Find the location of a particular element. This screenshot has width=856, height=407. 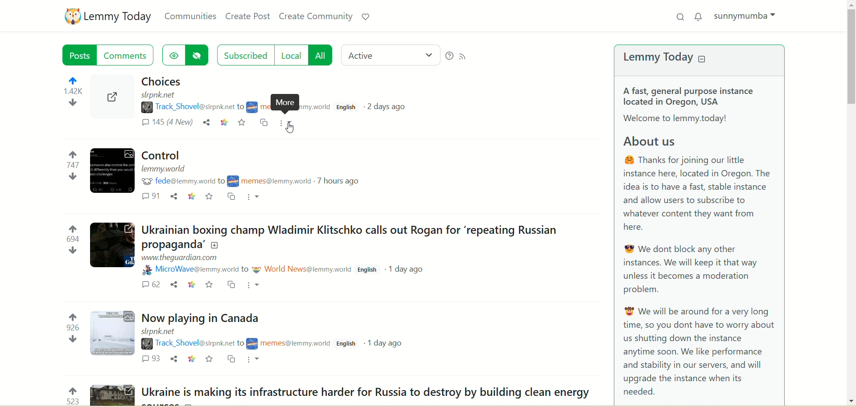

Expand the post with image details is located at coordinates (111, 395).